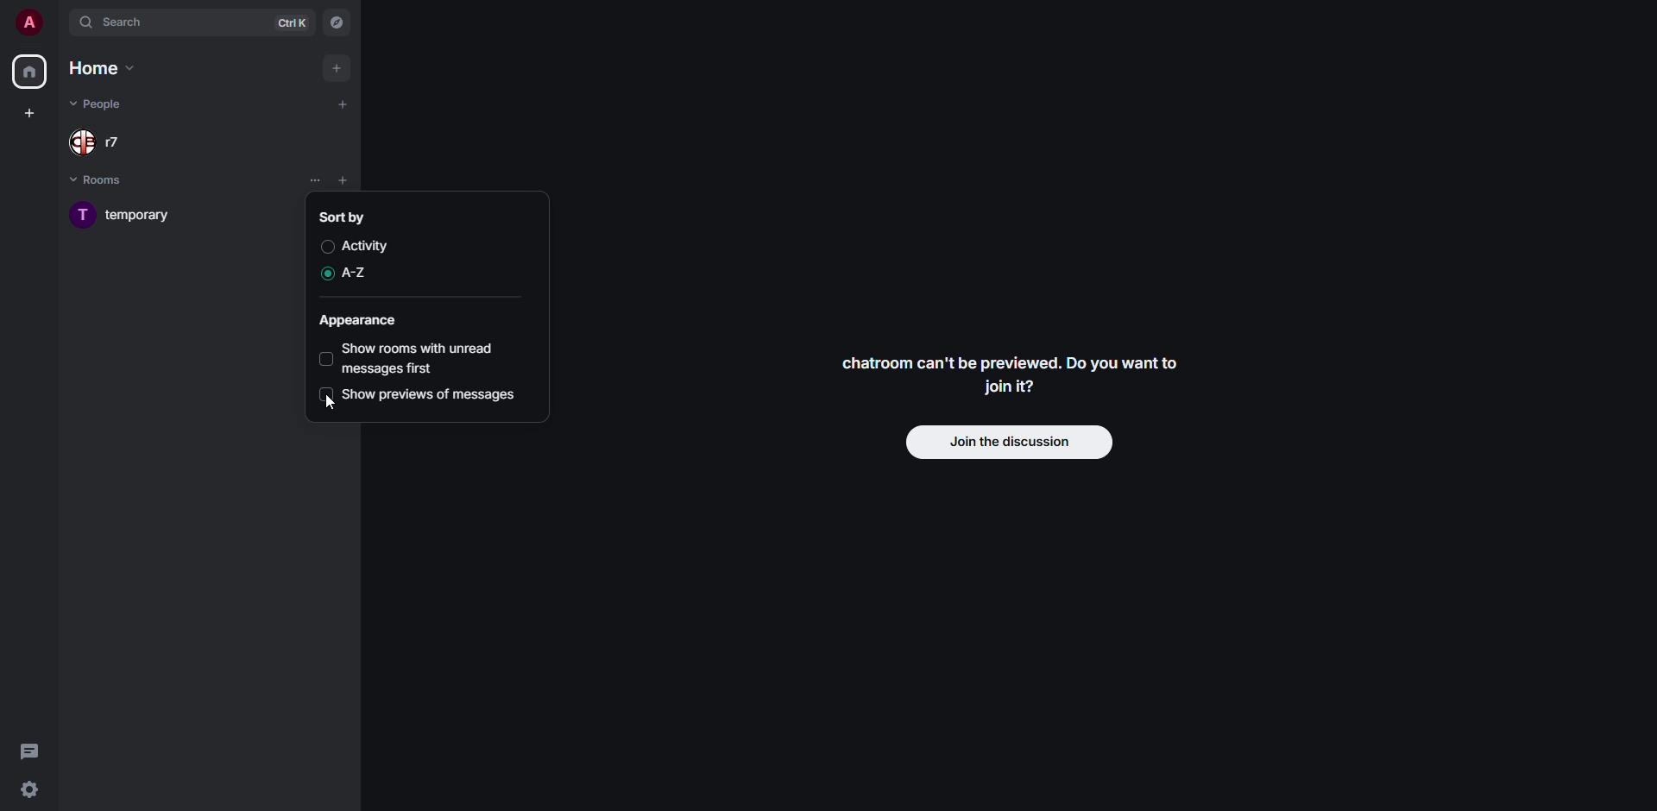 The image size is (1657, 811). I want to click on rooms, so click(106, 179).